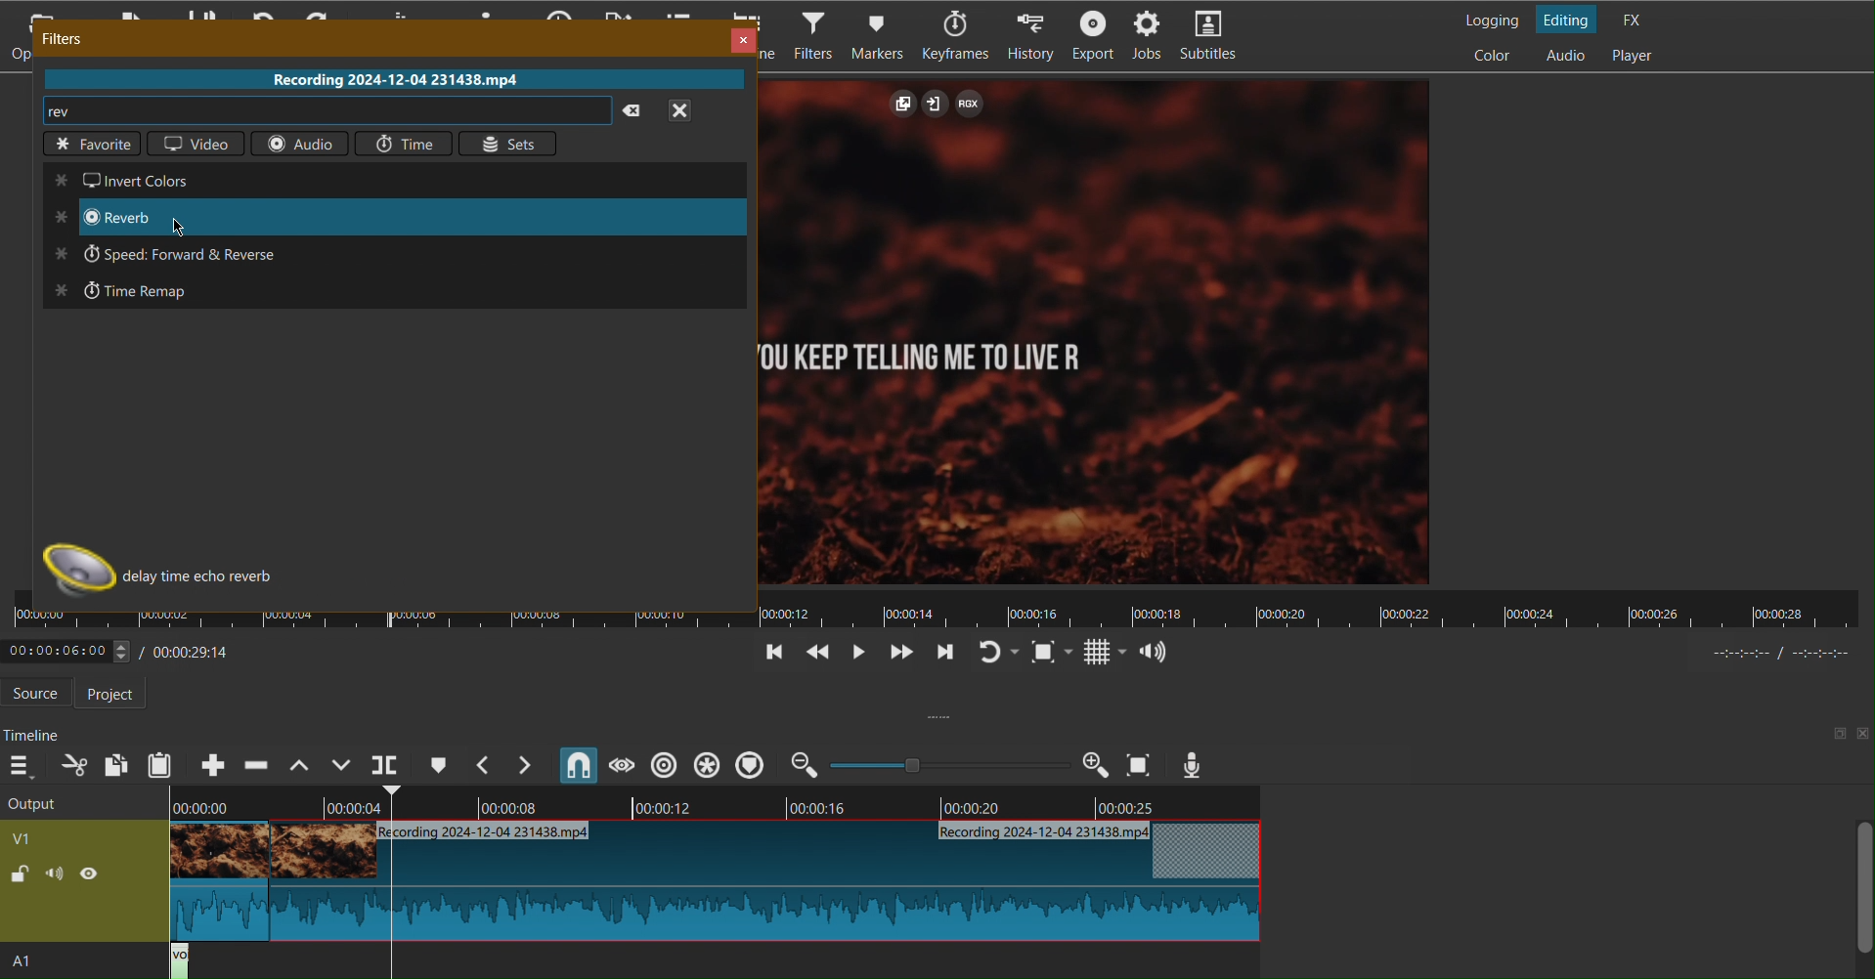  I want to click on Play, so click(855, 654).